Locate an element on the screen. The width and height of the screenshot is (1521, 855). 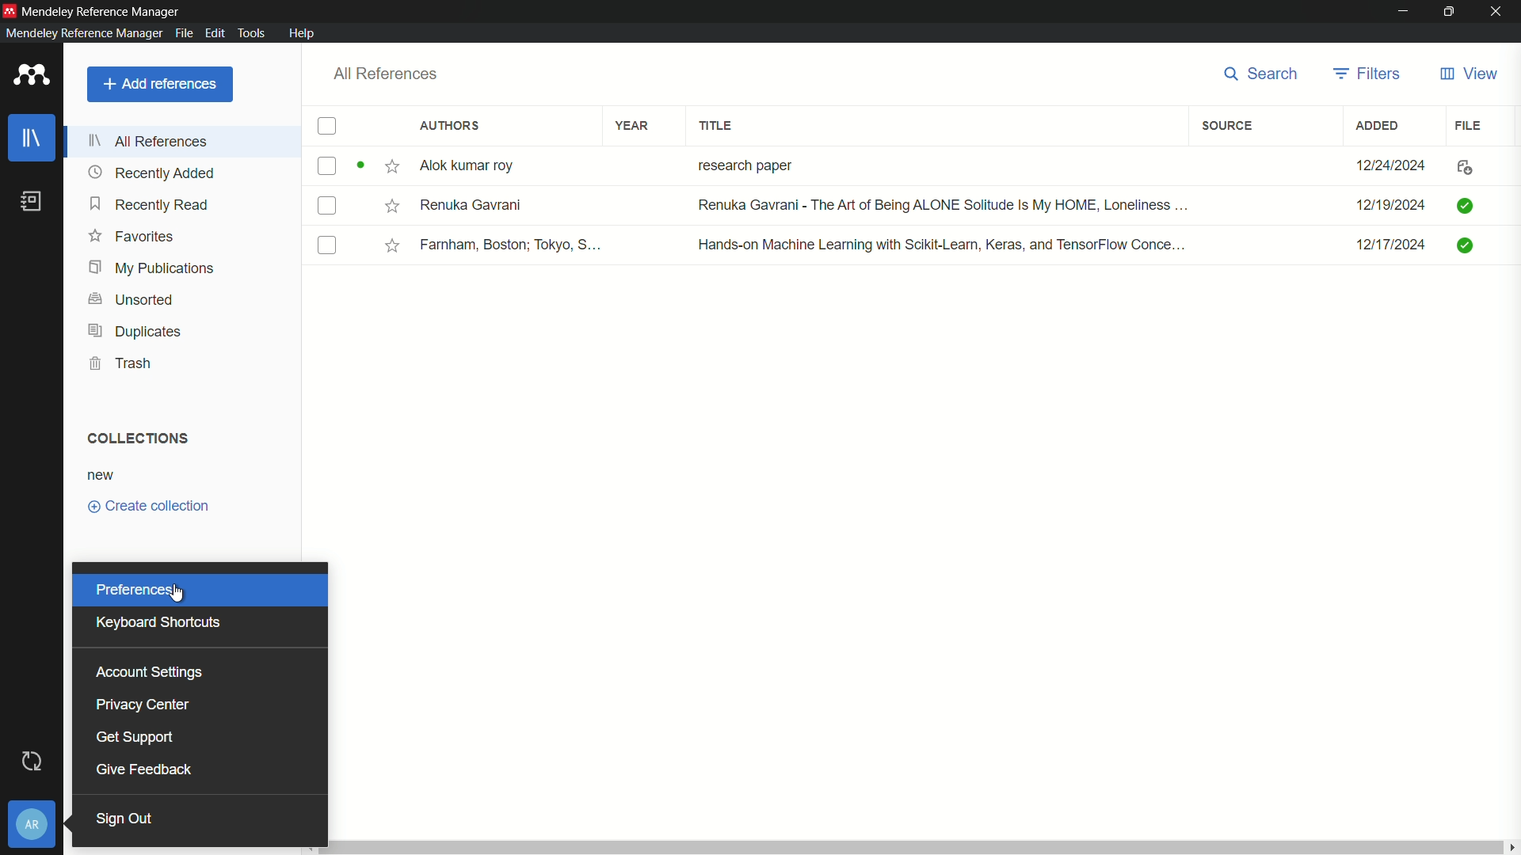
collections is located at coordinates (134, 439).